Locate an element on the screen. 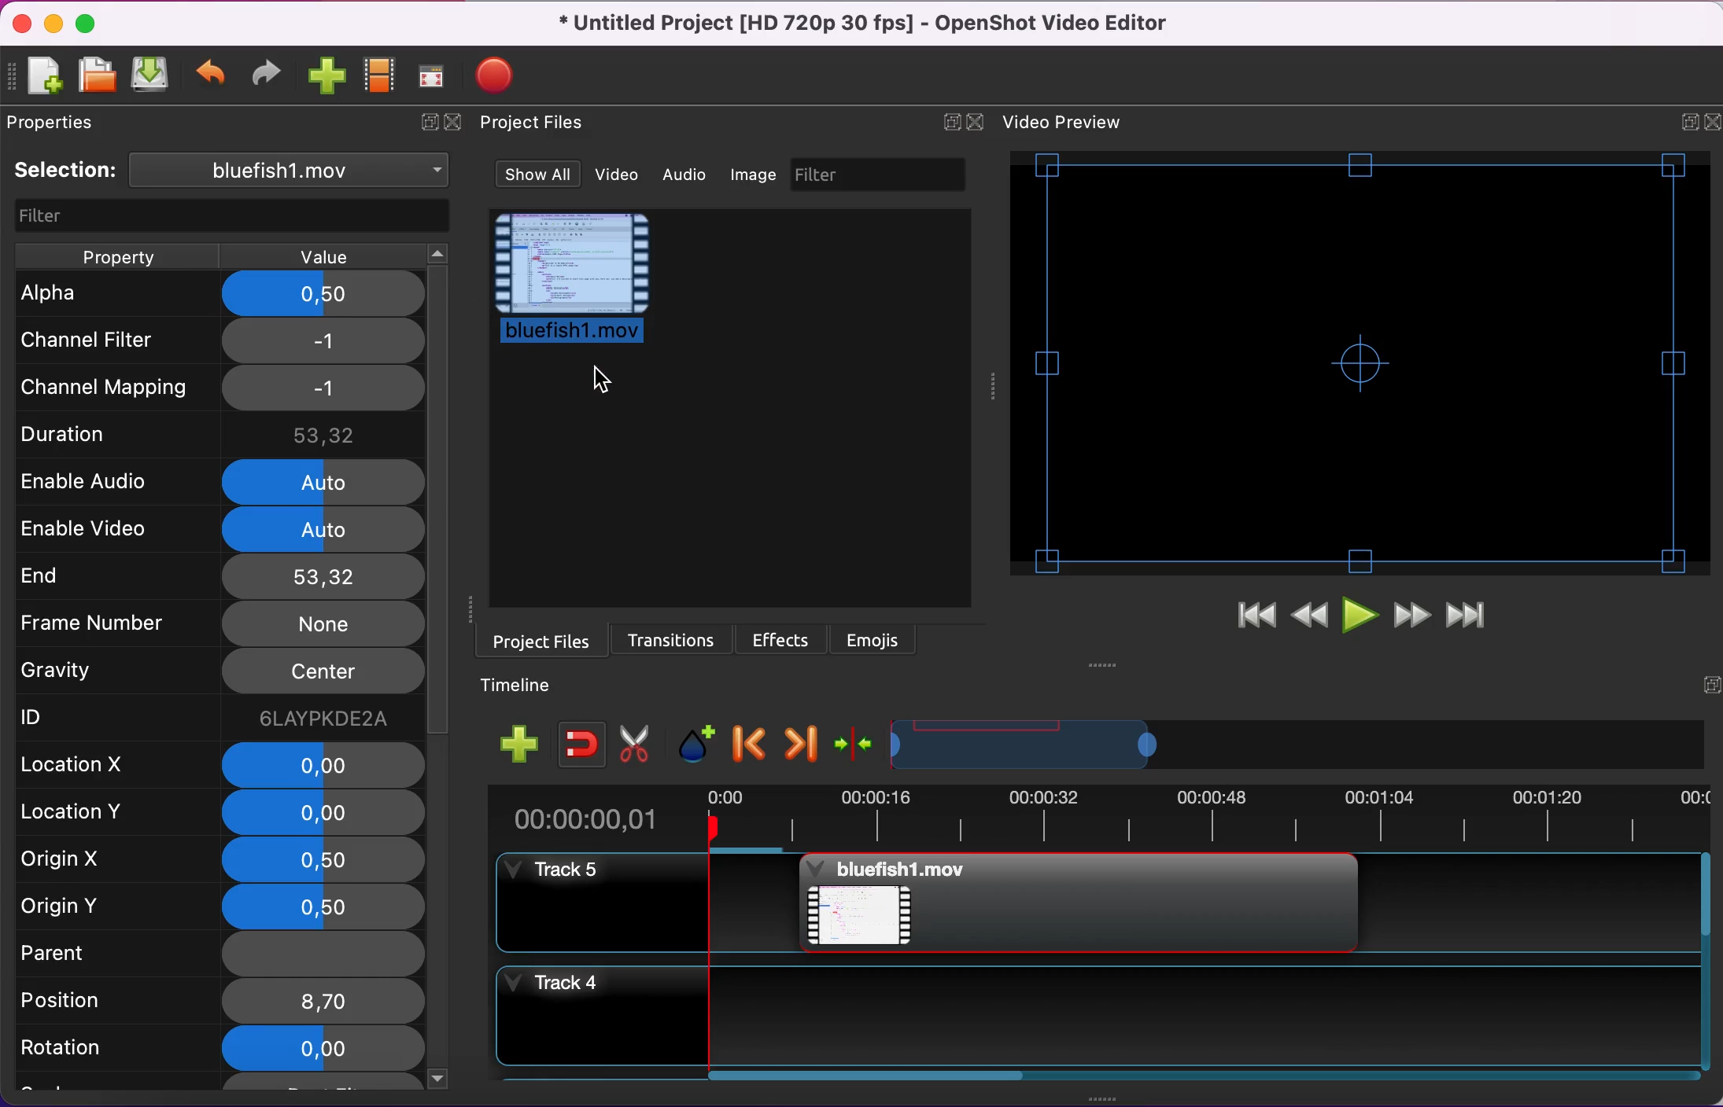  track 4 is located at coordinates (1095, 1015).